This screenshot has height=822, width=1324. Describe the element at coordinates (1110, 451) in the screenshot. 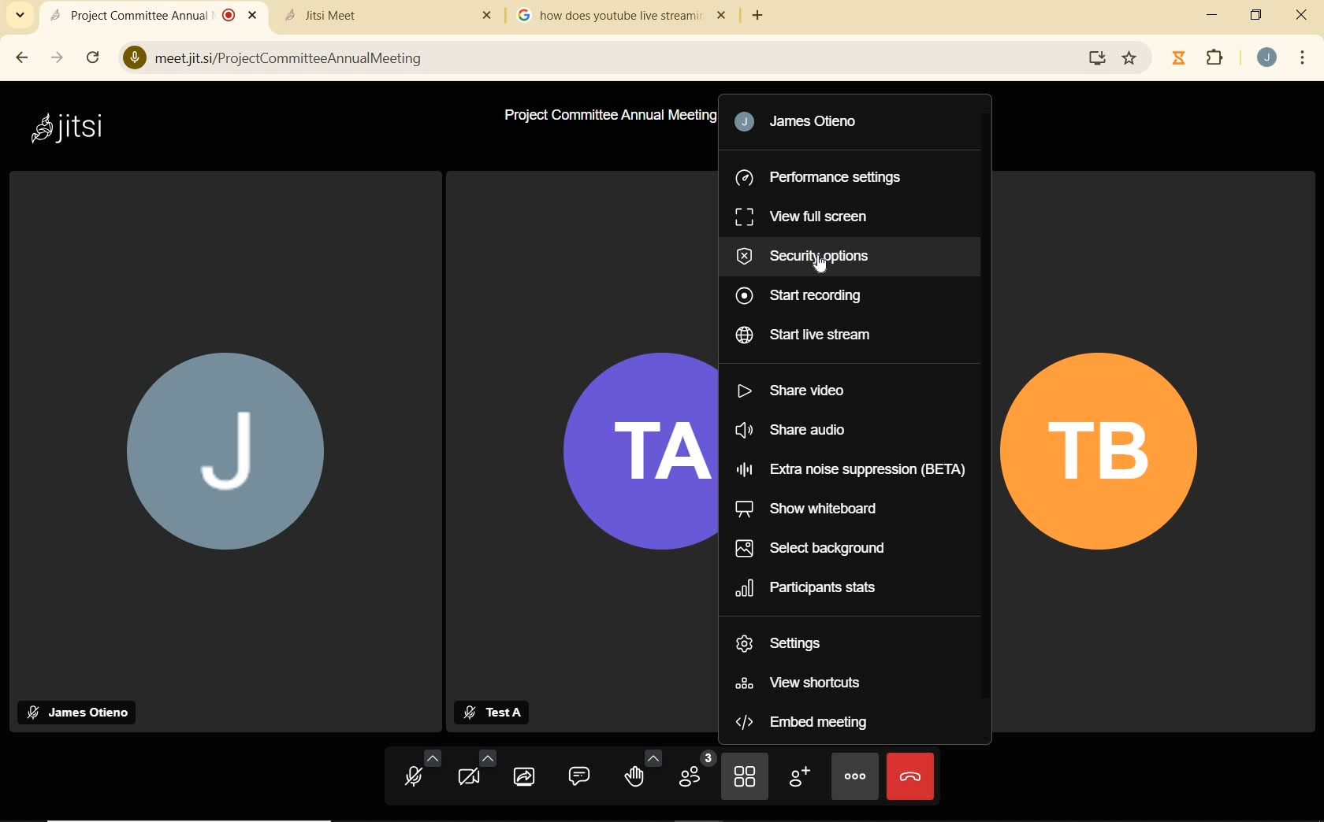

I see `TB` at that location.